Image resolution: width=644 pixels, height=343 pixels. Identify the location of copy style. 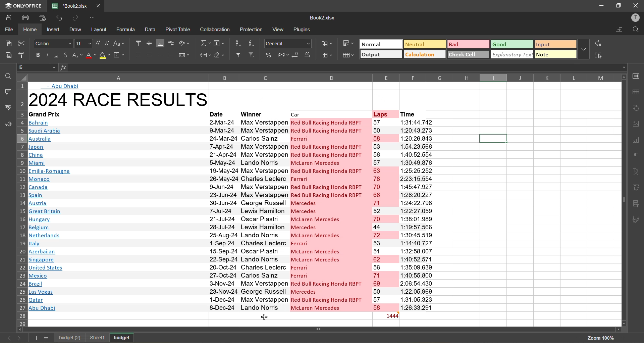
(22, 54).